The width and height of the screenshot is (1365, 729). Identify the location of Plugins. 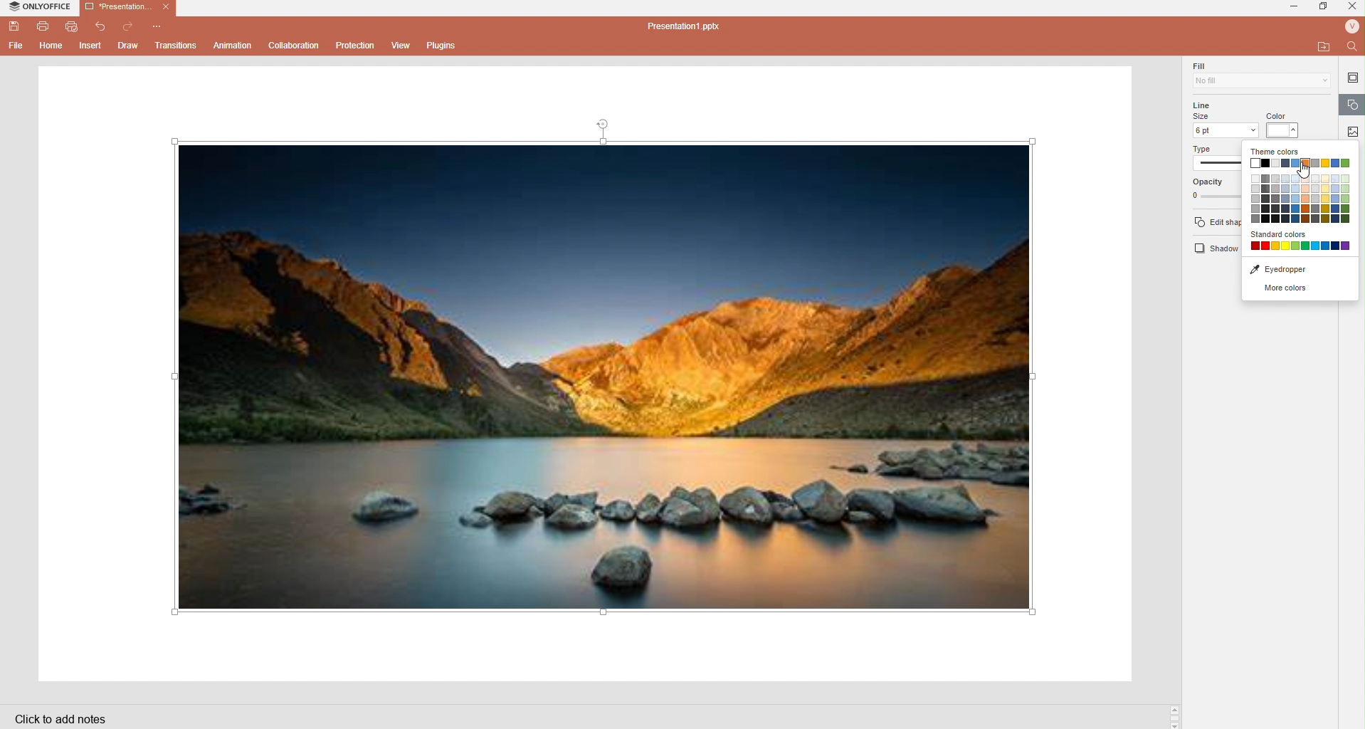
(441, 46).